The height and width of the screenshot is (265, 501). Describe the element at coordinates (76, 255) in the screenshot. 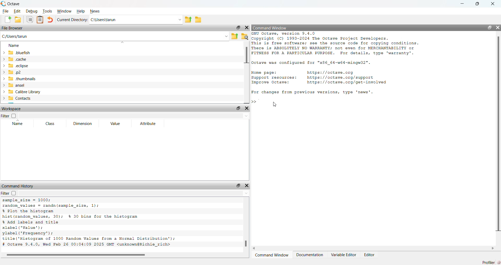

I see `scroll bar` at that location.